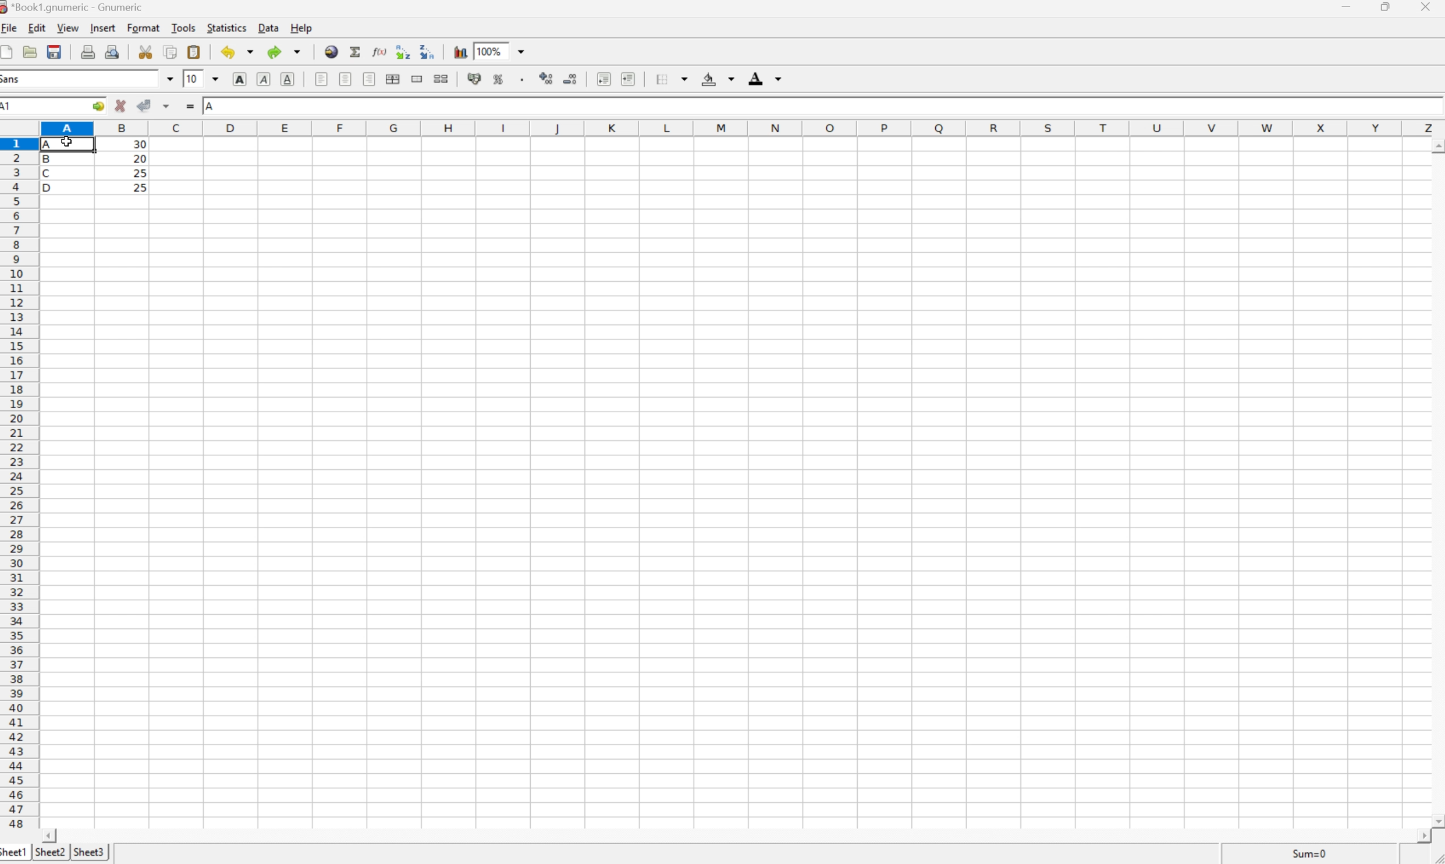 The height and width of the screenshot is (864, 1445). Describe the element at coordinates (37, 28) in the screenshot. I see `Edit` at that location.